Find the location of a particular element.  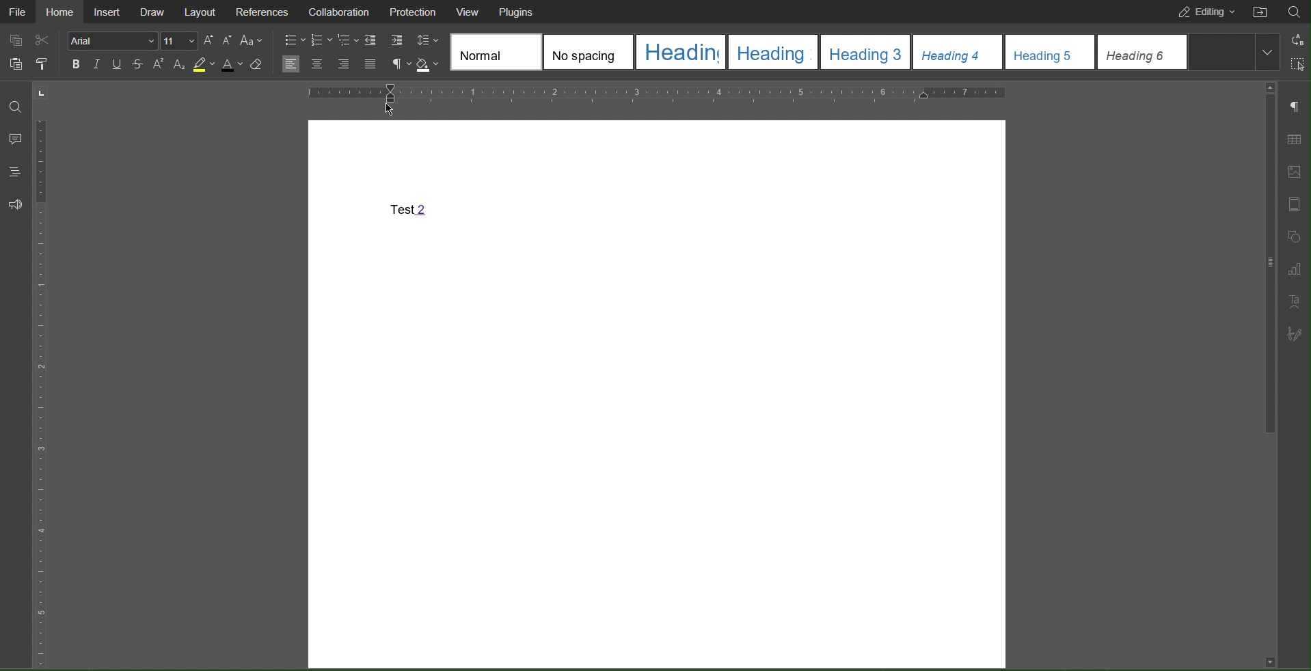

Erase is located at coordinates (258, 64).